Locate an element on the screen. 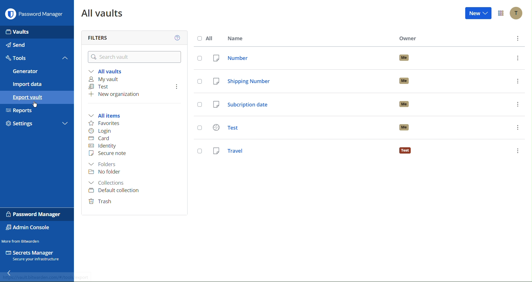  More  is located at coordinates (65, 123).